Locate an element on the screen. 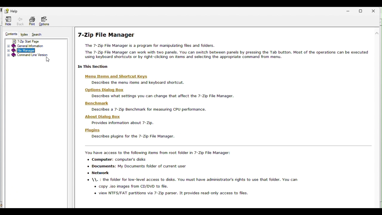  Hide is located at coordinates (8, 22).